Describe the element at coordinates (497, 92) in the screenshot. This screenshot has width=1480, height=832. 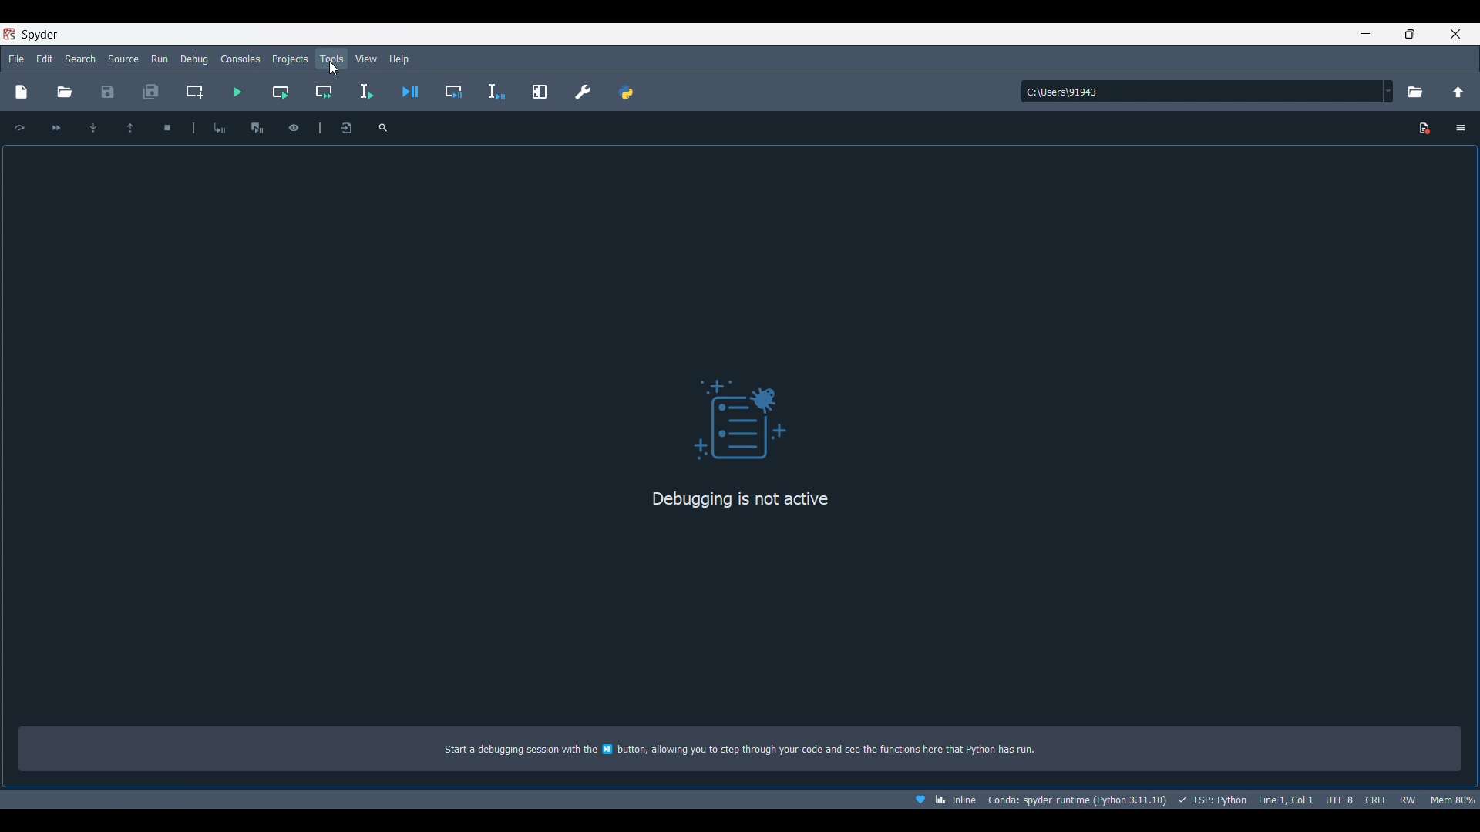
I see `Debug selection or current line` at that location.